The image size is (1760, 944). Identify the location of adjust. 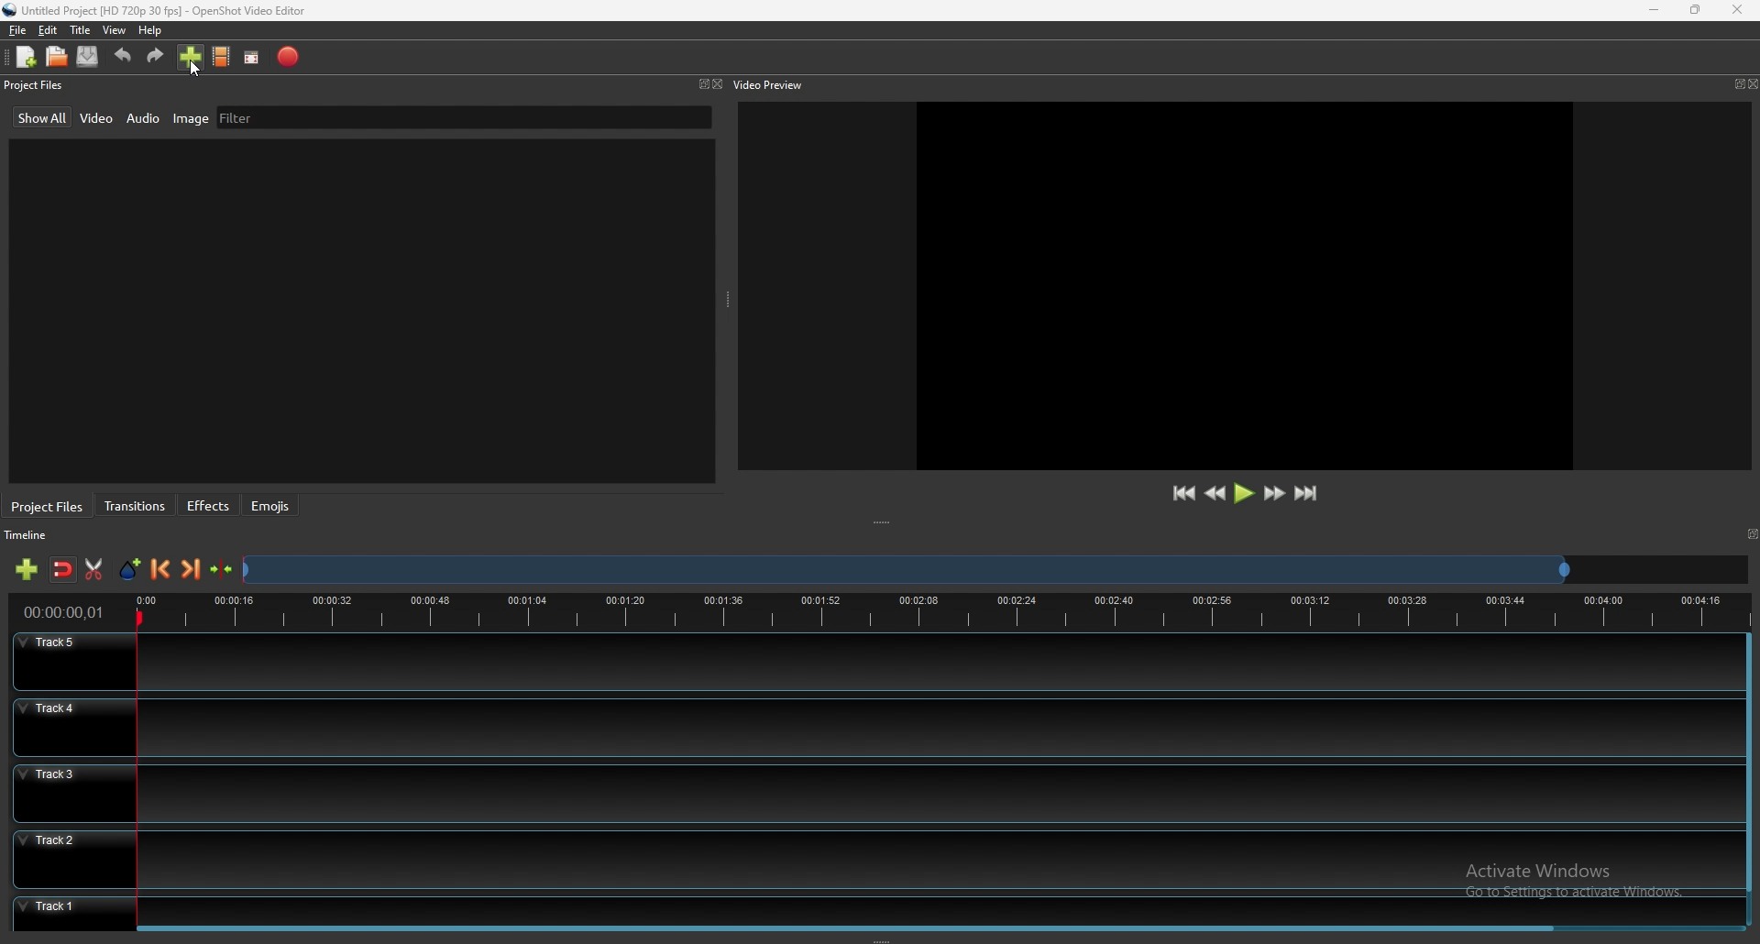
(885, 523).